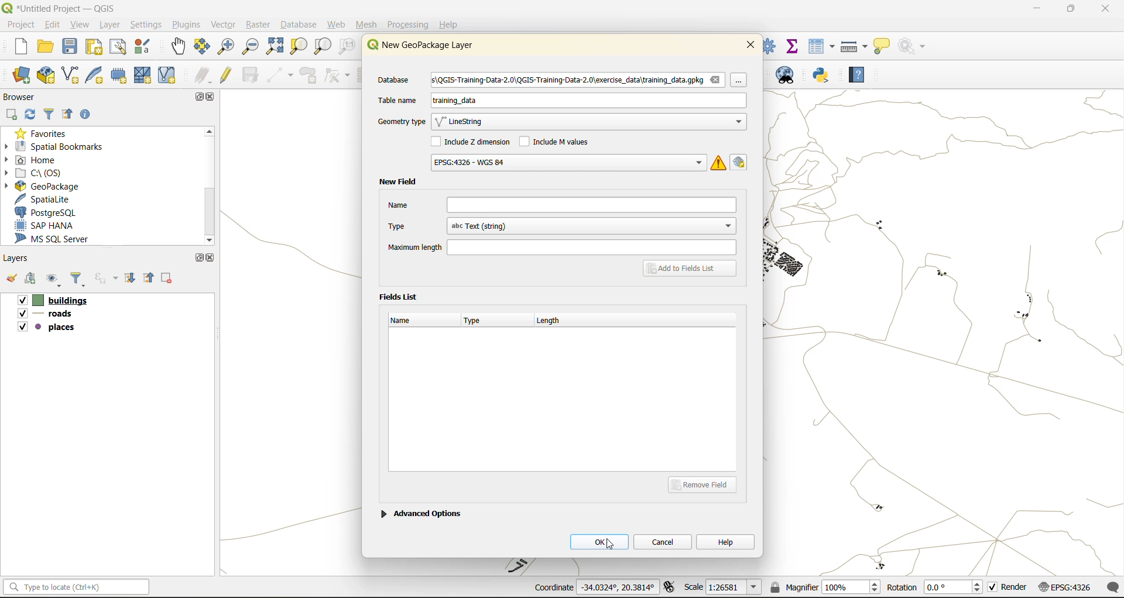 The height and width of the screenshot is (598, 1124). I want to click on save, so click(71, 49).